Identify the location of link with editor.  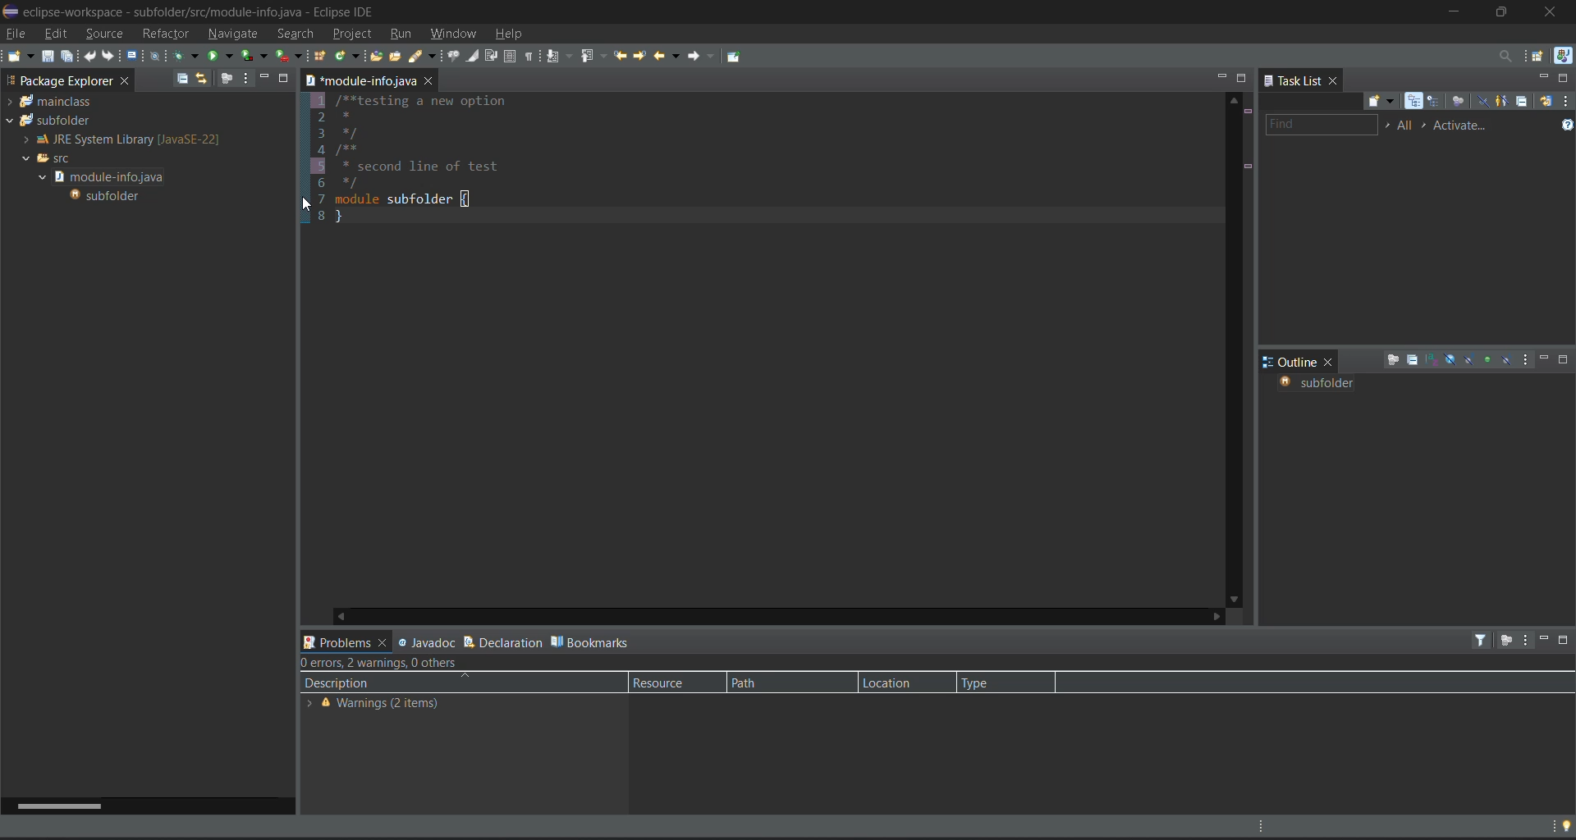
(204, 80).